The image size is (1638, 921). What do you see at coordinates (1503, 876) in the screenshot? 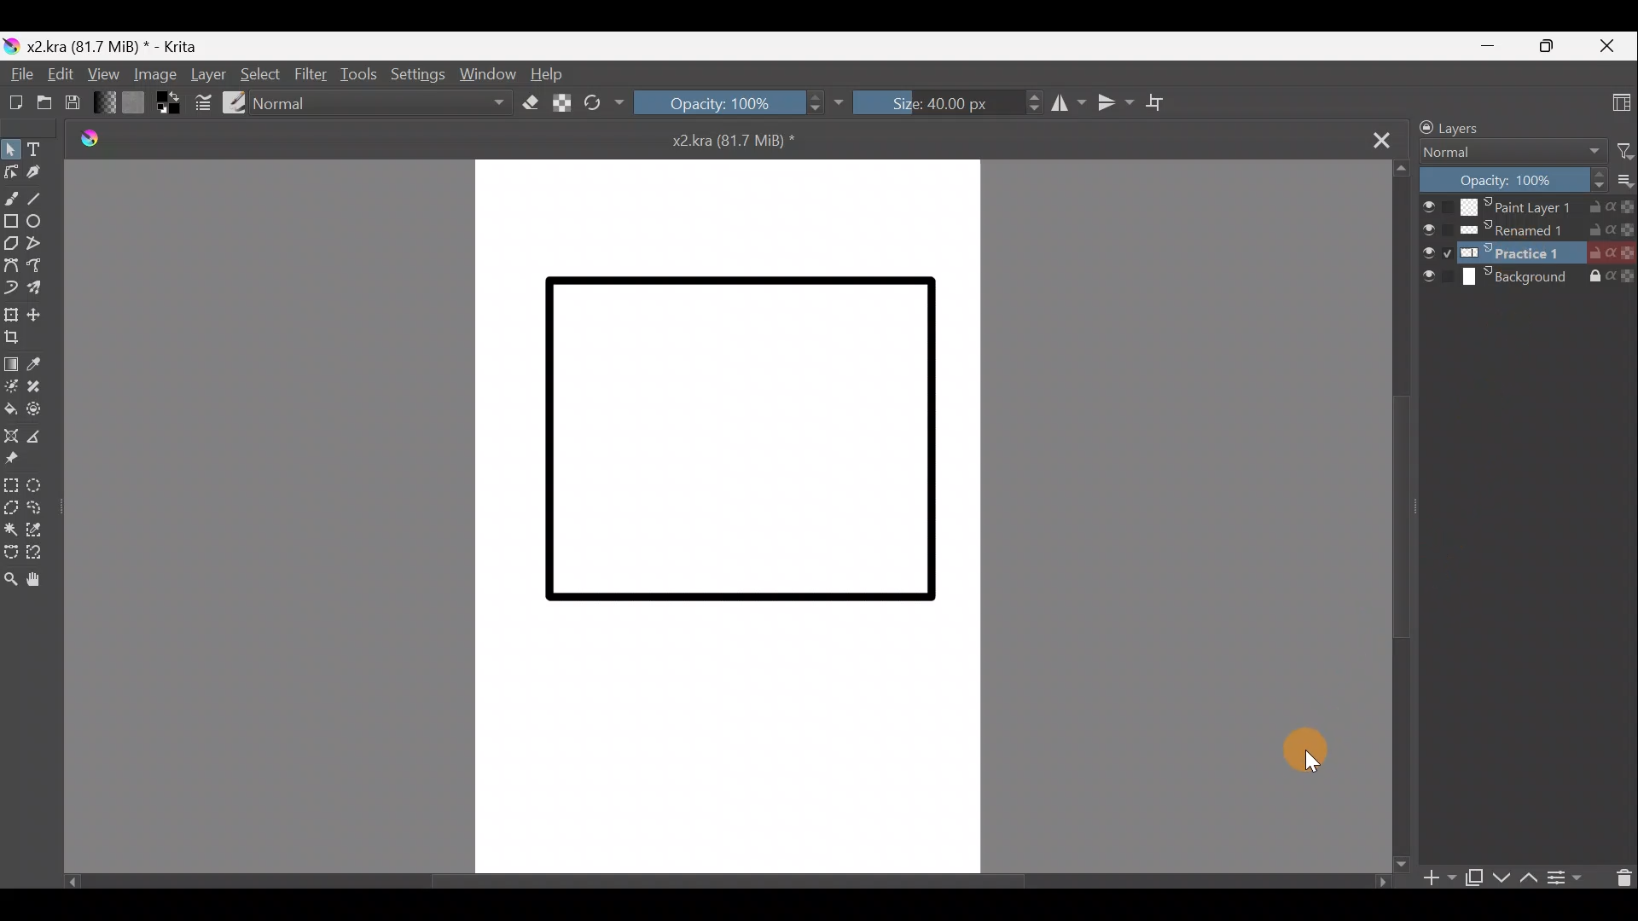
I see `Move layer/mask down` at bounding box center [1503, 876].